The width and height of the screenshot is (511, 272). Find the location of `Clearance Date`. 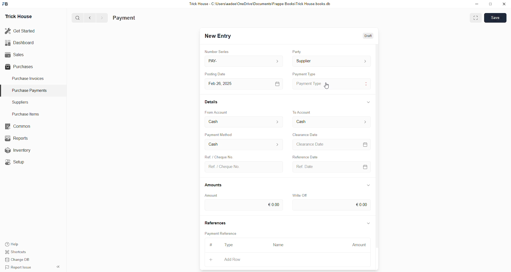

Clearance Date is located at coordinates (306, 134).